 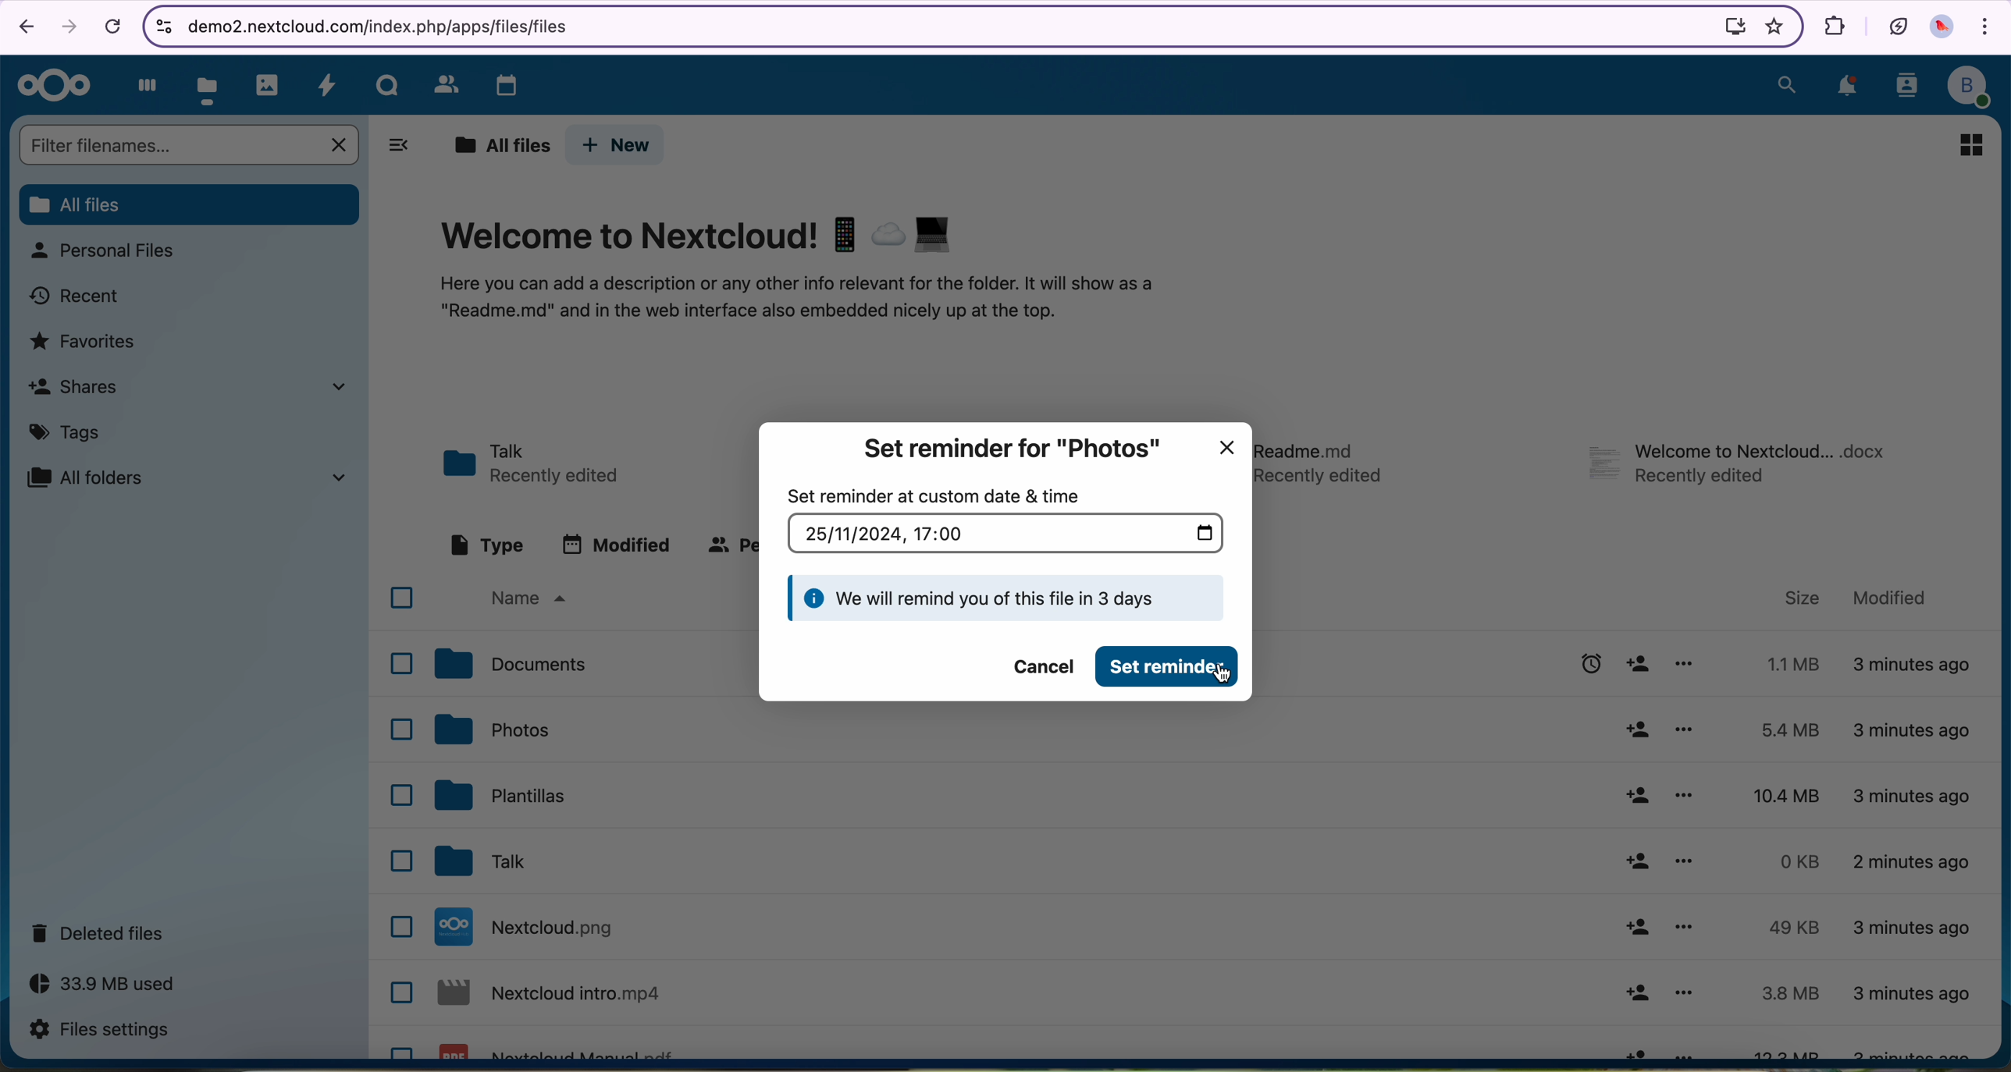 I want to click on 3 minutes ago, so click(x=1912, y=930).